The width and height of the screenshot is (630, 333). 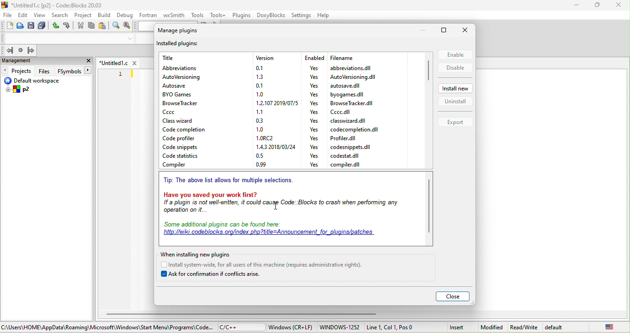 I want to click on autosave, so click(x=345, y=85).